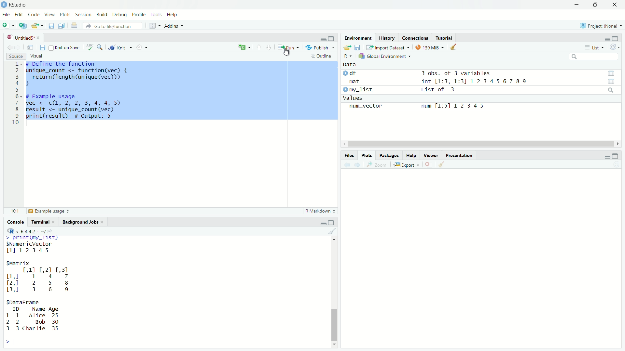 The height and width of the screenshot is (351, 625). What do you see at coordinates (610, 90) in the screenshot?
I see `search` at bounding box center [610, 90].